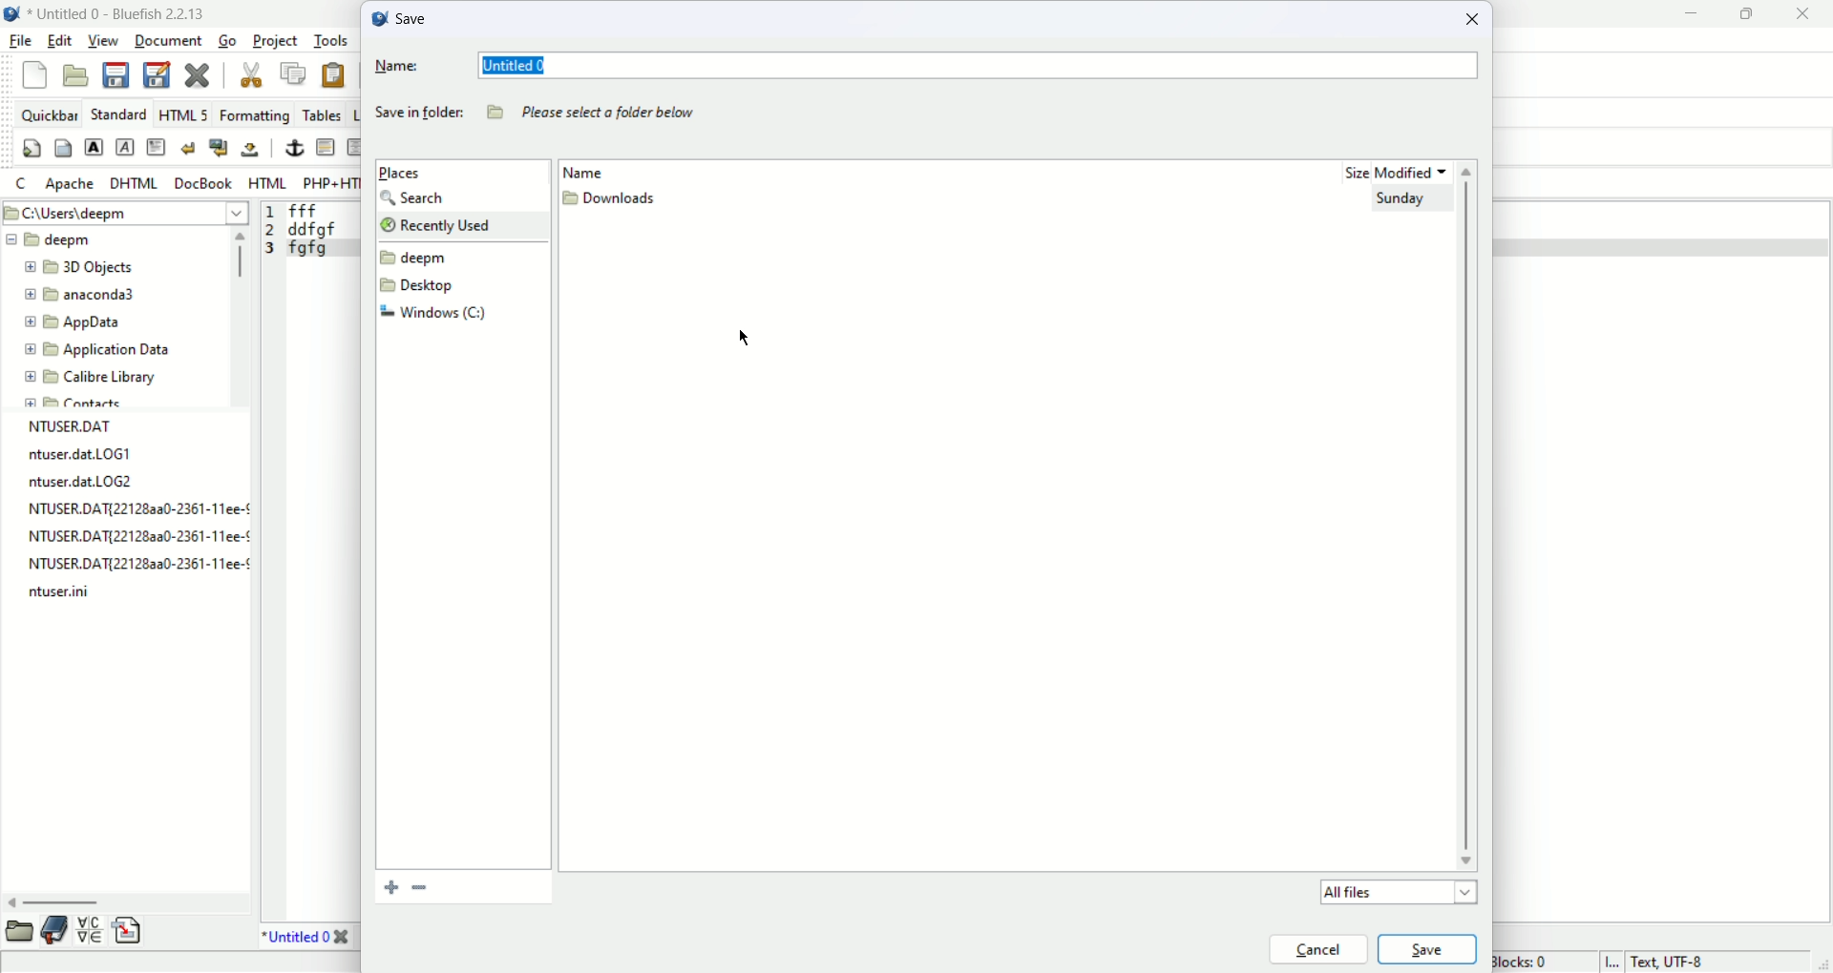 Image resolution: width=1833 pixels, height=973 pixels. I want to click on deepm, so click(416, 258).